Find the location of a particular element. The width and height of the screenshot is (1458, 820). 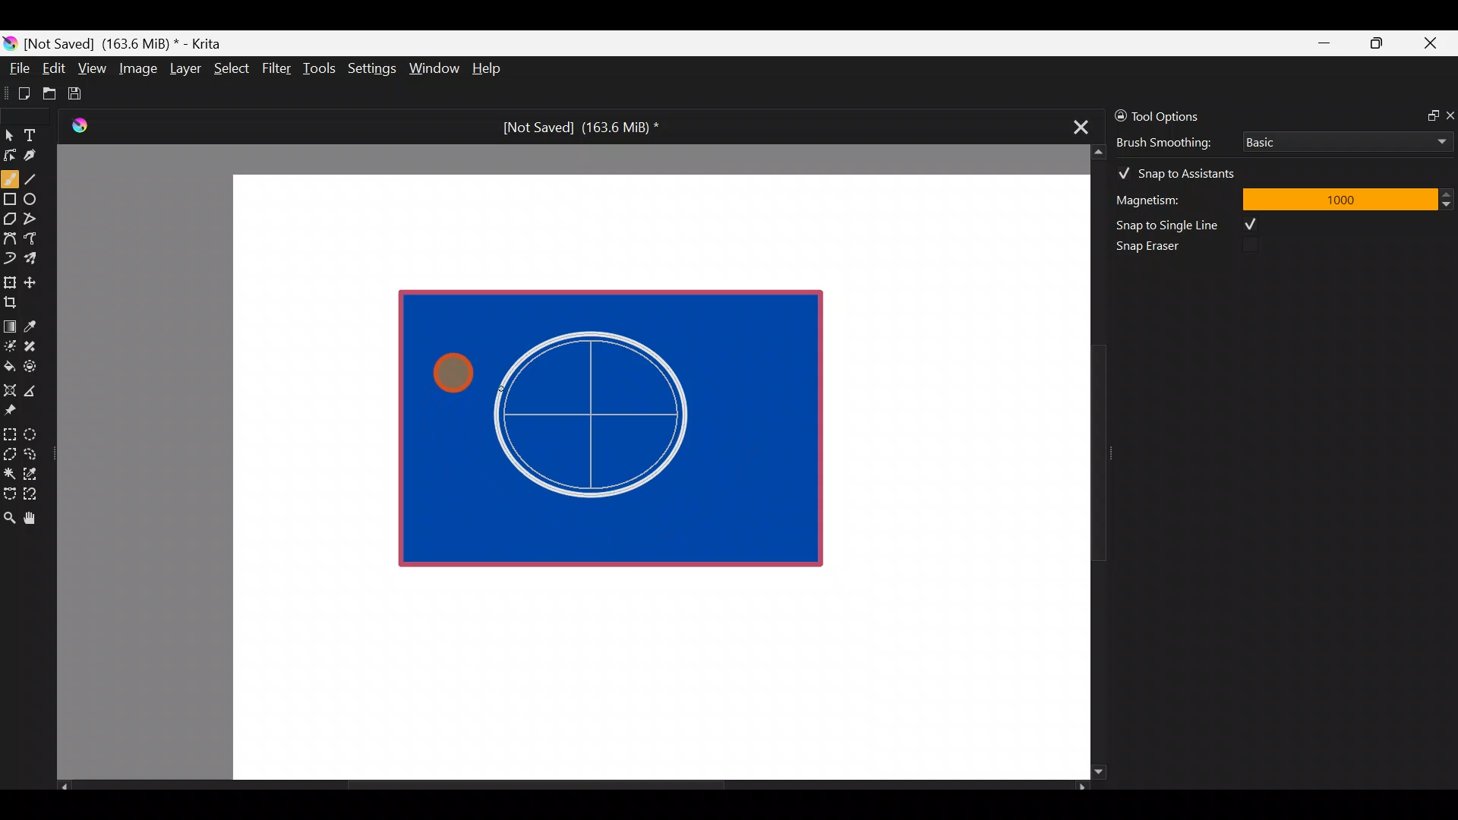

Window is located at coordinates (434, 70).